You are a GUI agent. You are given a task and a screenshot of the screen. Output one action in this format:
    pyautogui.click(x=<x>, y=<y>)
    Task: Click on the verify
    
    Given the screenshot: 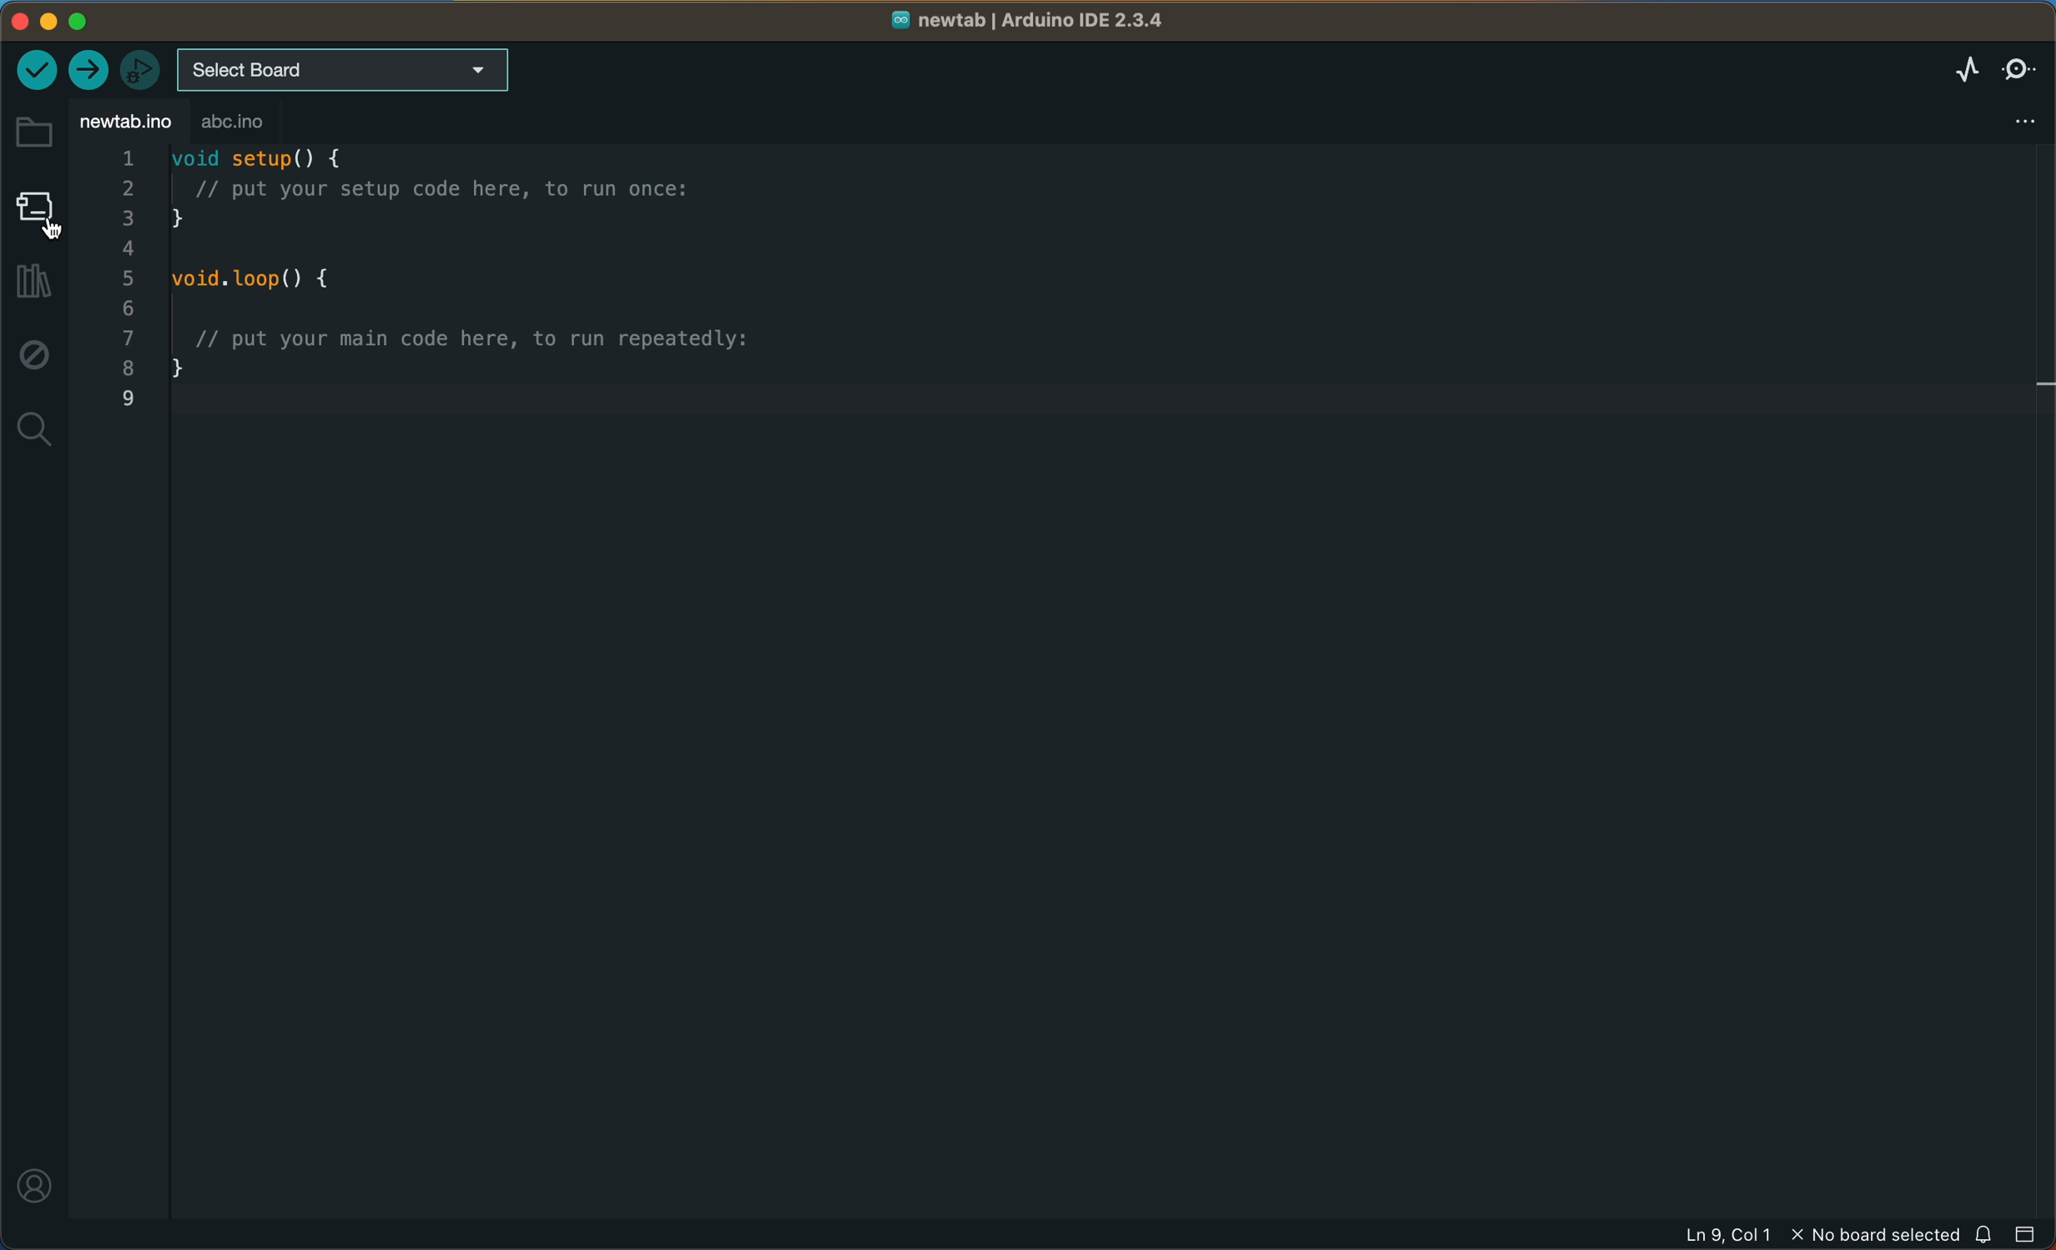 What is the action you would take?
    pyautogui.click(x=38, y=72)
    